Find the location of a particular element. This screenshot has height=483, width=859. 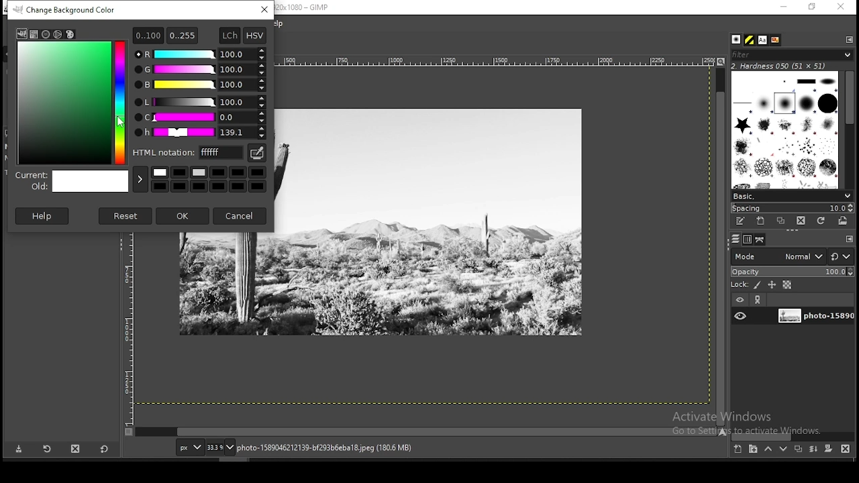

switch to other modes is located at coordinates (840, 257).